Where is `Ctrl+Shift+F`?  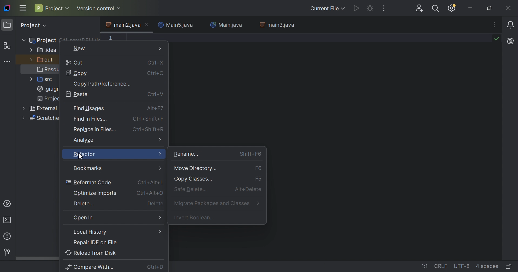
Ctrl+Shift+F is located at coordinates (149, 119).